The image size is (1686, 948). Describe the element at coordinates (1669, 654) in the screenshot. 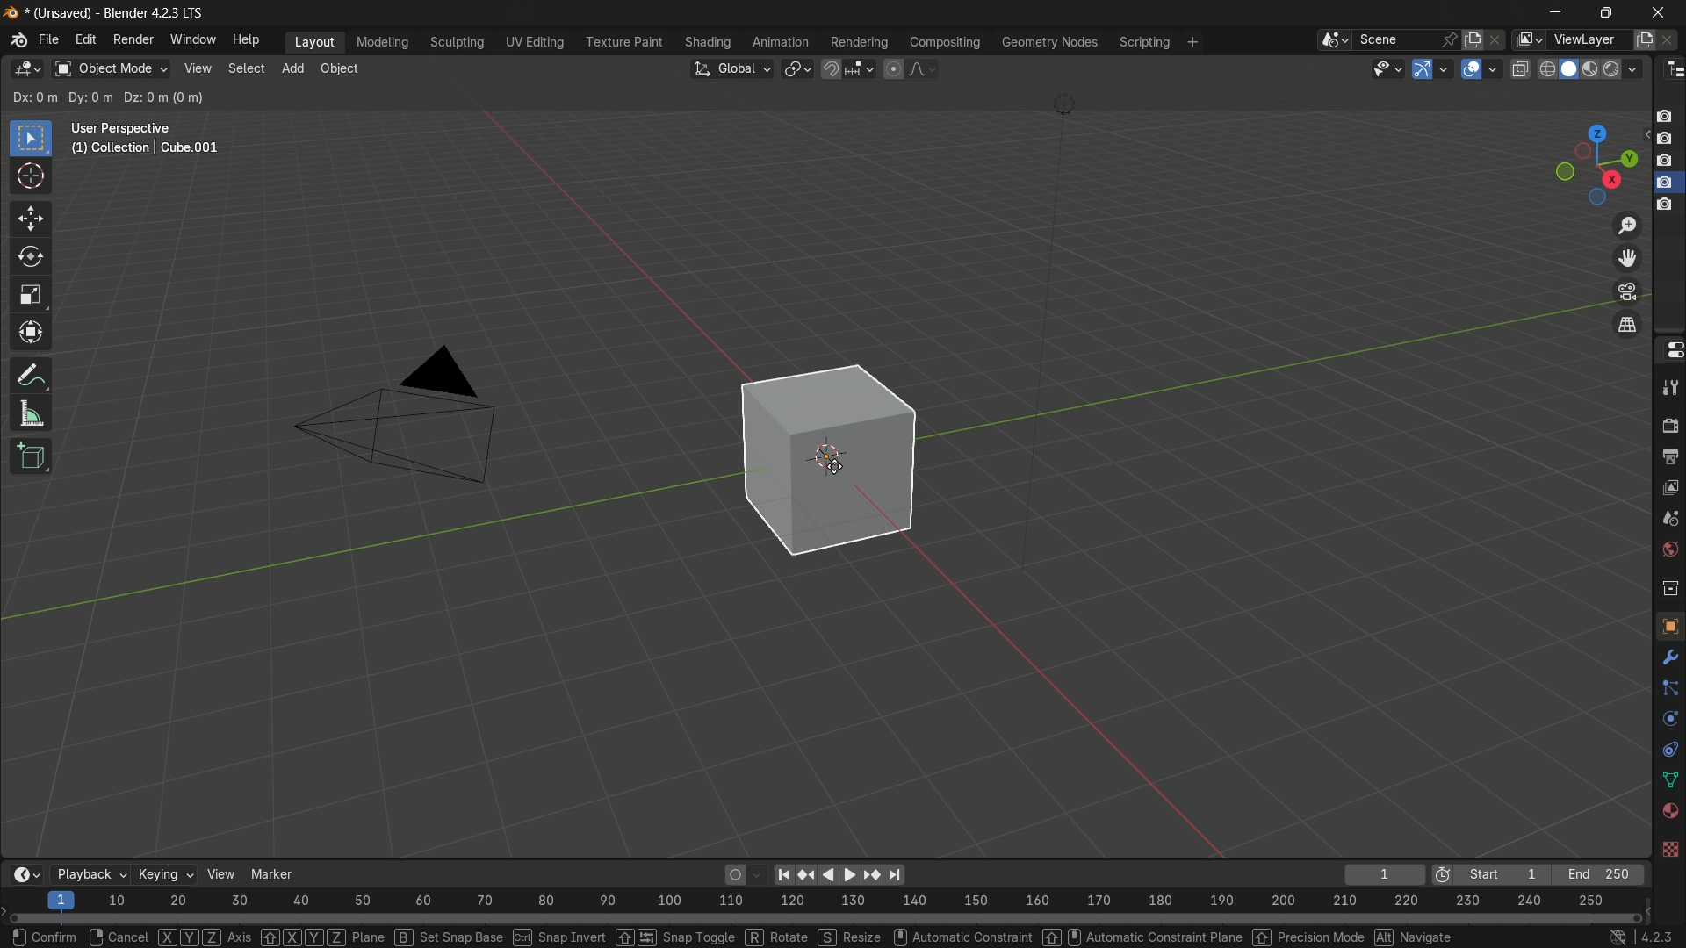

I see `modifier` at that location.